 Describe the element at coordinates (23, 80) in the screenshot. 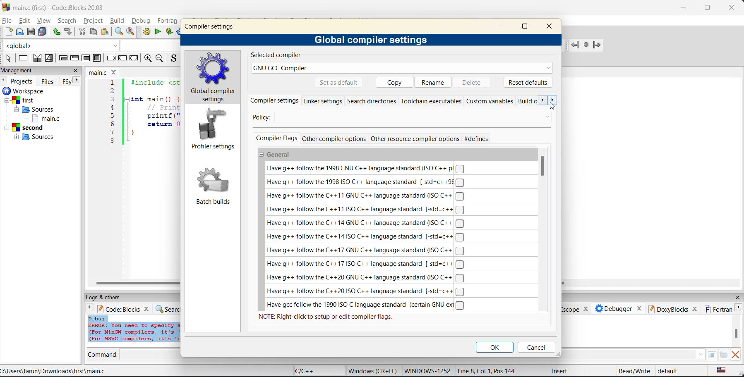

I see `projects` at that location.